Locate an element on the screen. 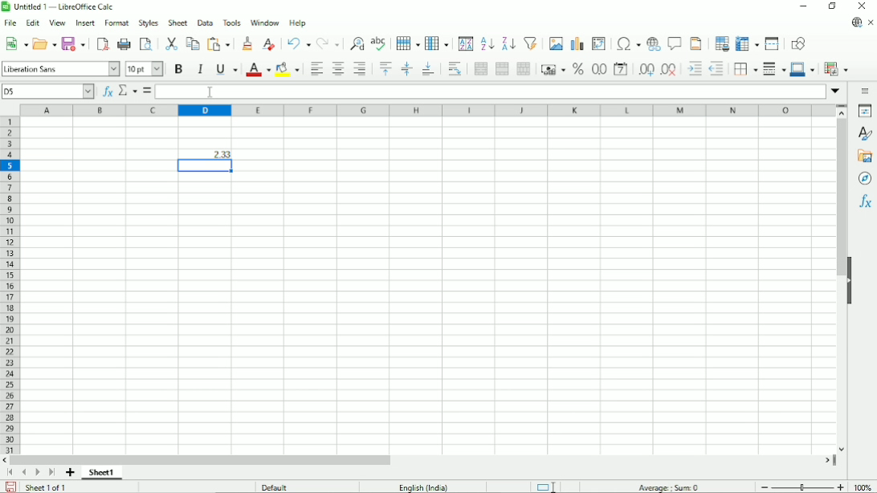  Split window is located at coordinates (772, 43).